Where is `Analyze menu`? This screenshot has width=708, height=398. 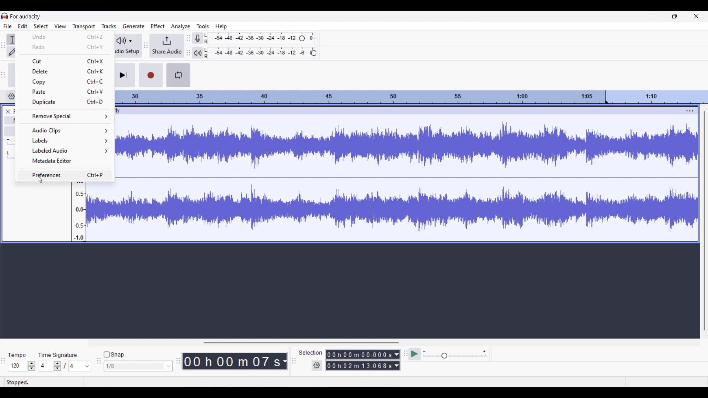
Analyze menu is located at coordinates (181, 27).